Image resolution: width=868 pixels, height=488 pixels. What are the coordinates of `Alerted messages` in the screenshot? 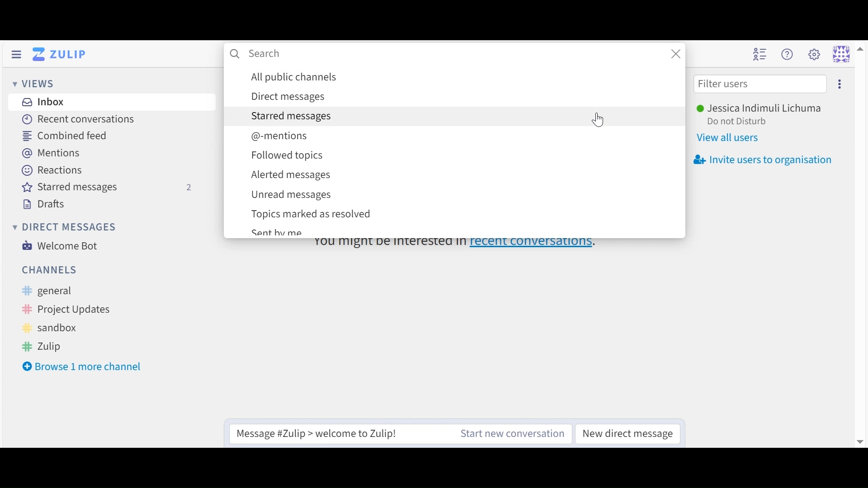 It's located at (463, 174).